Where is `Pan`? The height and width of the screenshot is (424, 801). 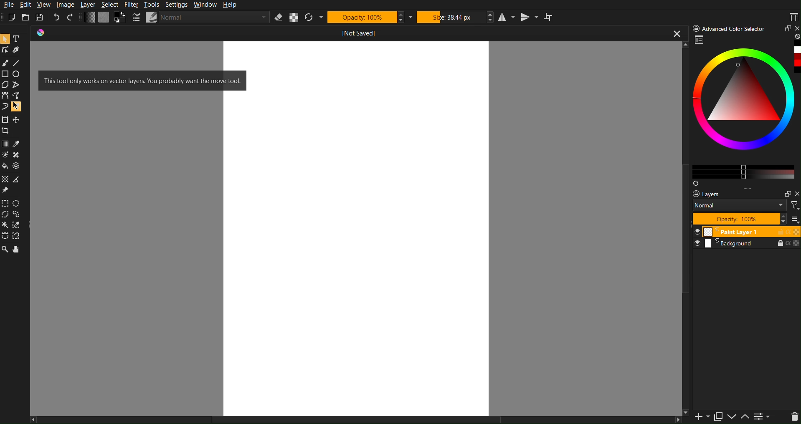 Pan is located at coordinates (18, 250).